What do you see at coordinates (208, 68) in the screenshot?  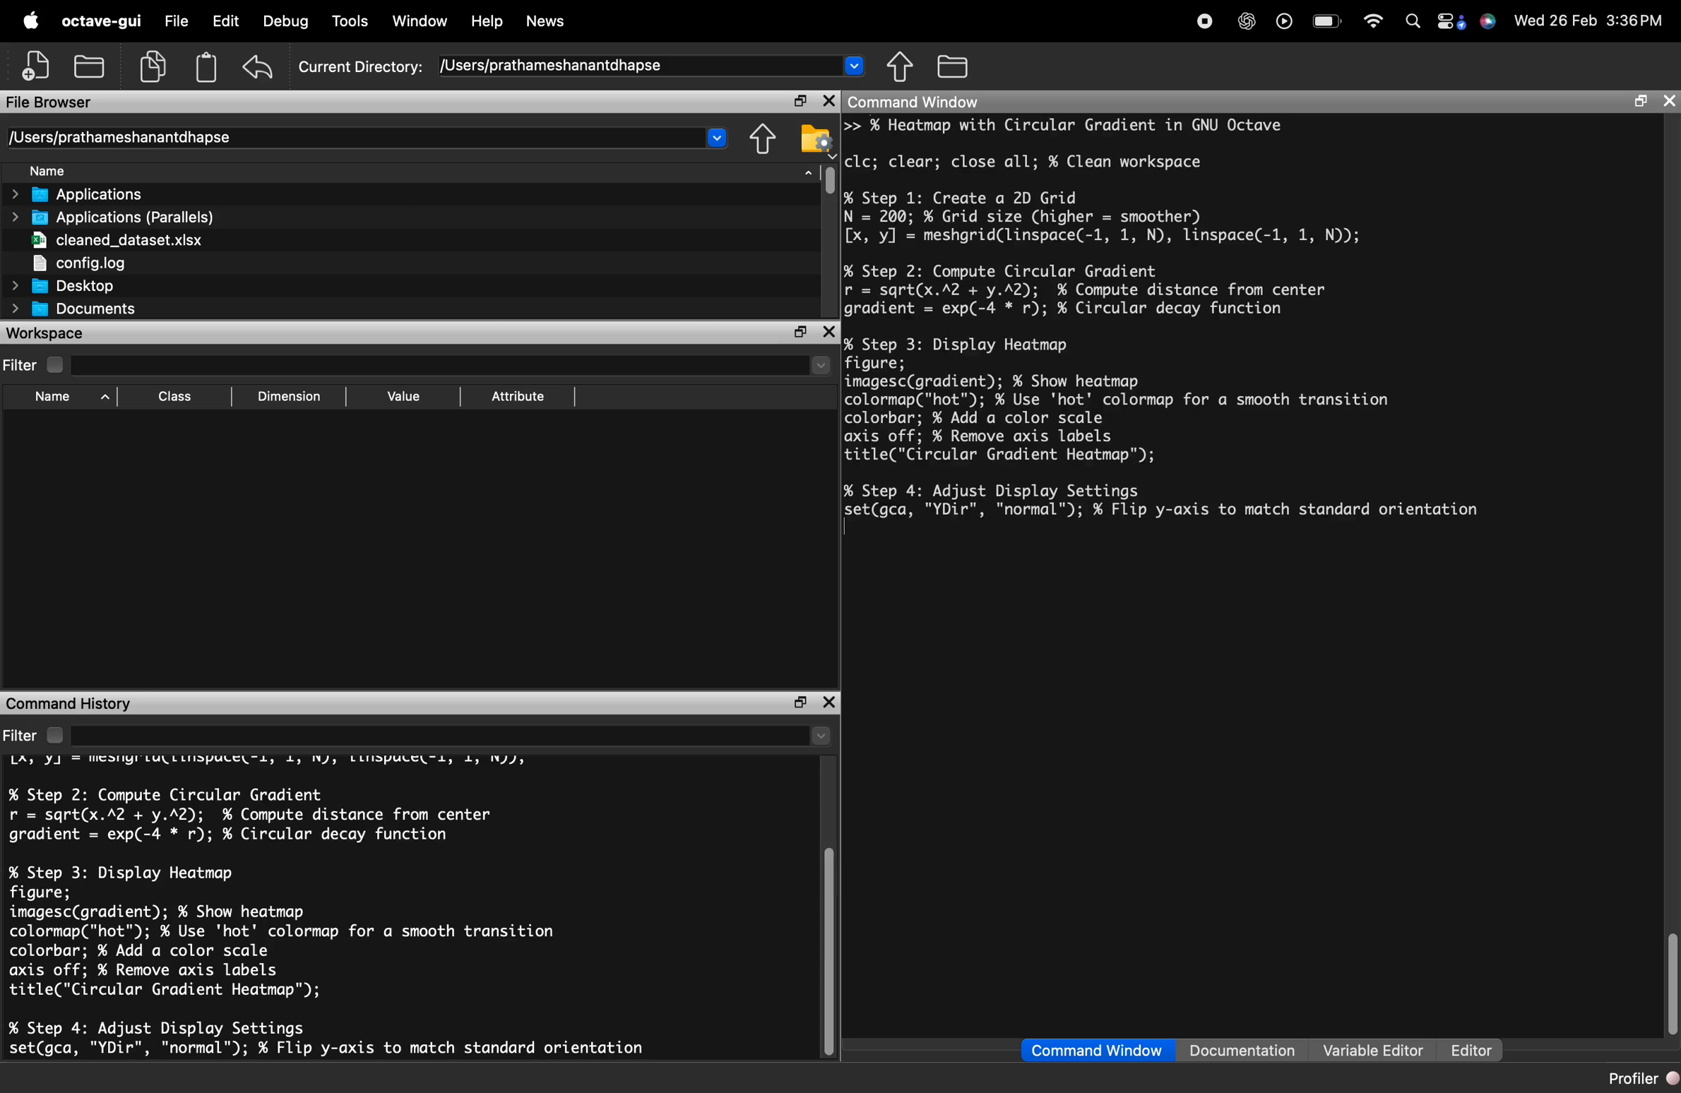 I see `paste` at bounding box center [208, 68].